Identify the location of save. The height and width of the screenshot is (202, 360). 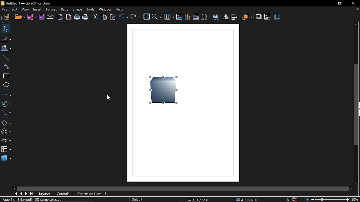
(32, 17).